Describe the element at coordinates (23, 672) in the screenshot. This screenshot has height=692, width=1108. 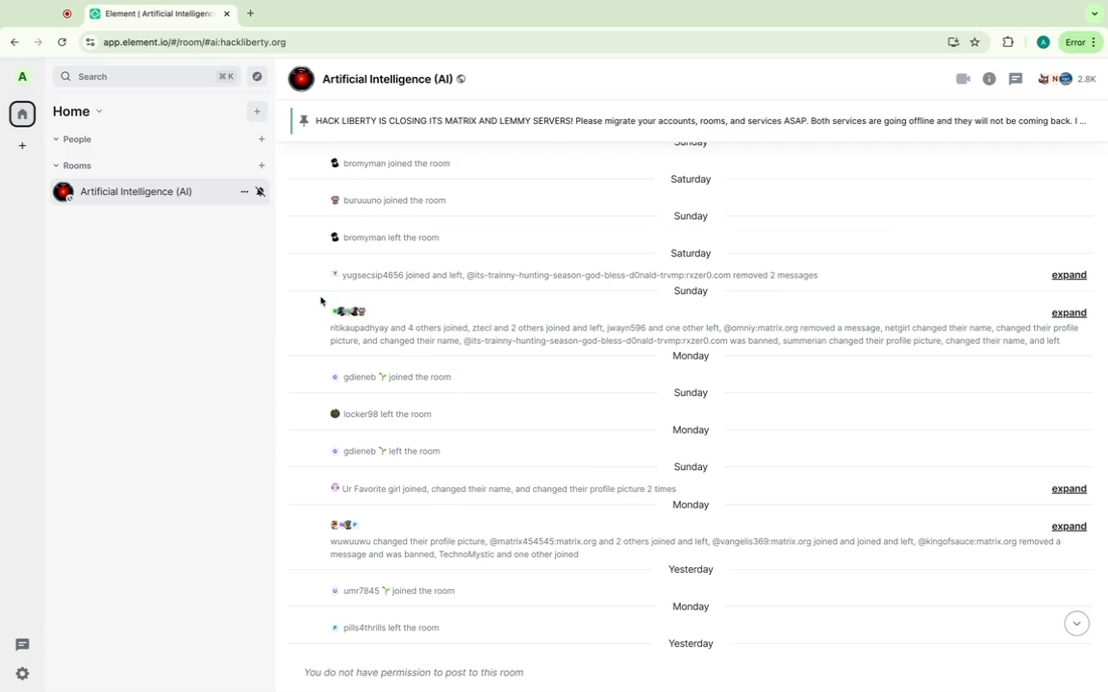
I see `Quick settings` at that location.